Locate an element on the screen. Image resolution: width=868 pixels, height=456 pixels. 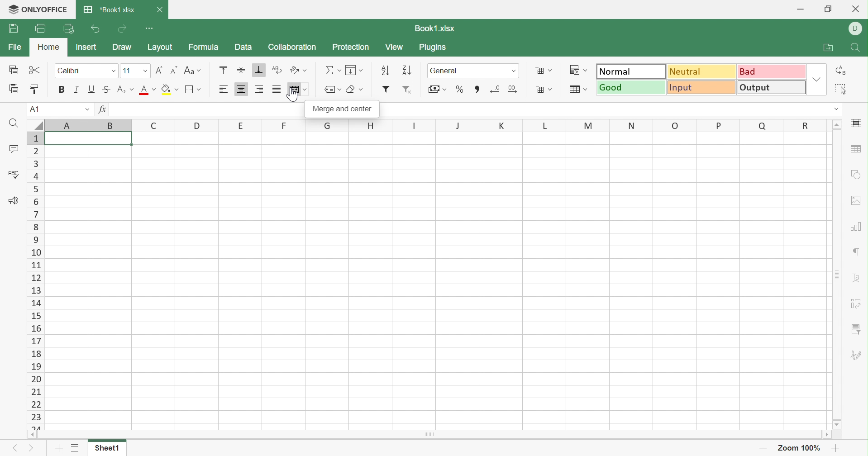
DELL is located at coordinates (856, 27).